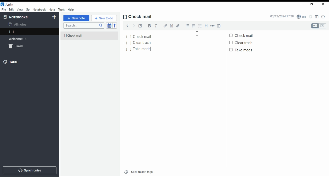 The height and width of the screenshot is (177, 329). What do you see at coordinates (301, 4) in the screenshot?
I see `minimize` at bounding box center [301, 4].